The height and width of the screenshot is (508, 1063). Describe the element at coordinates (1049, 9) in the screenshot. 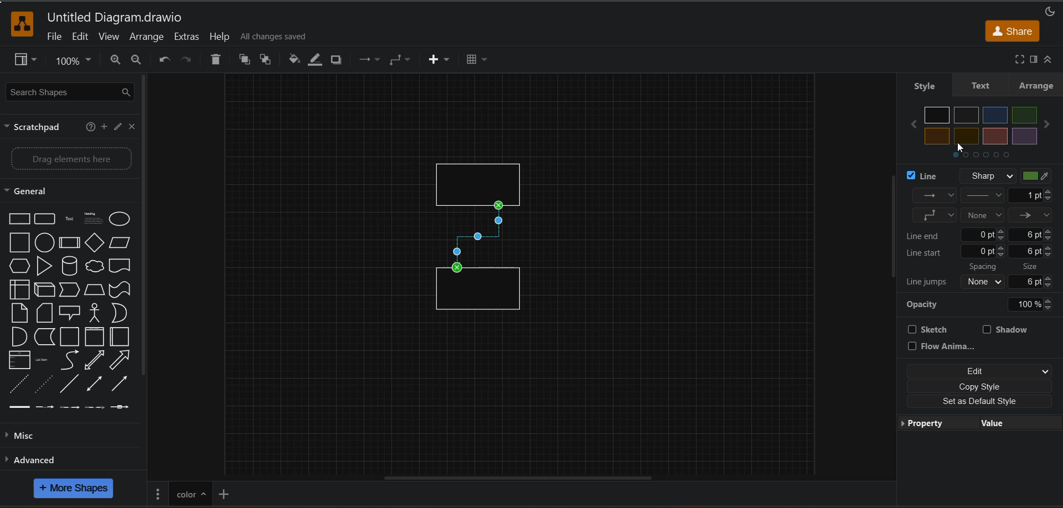

I see `appearance` at that location.